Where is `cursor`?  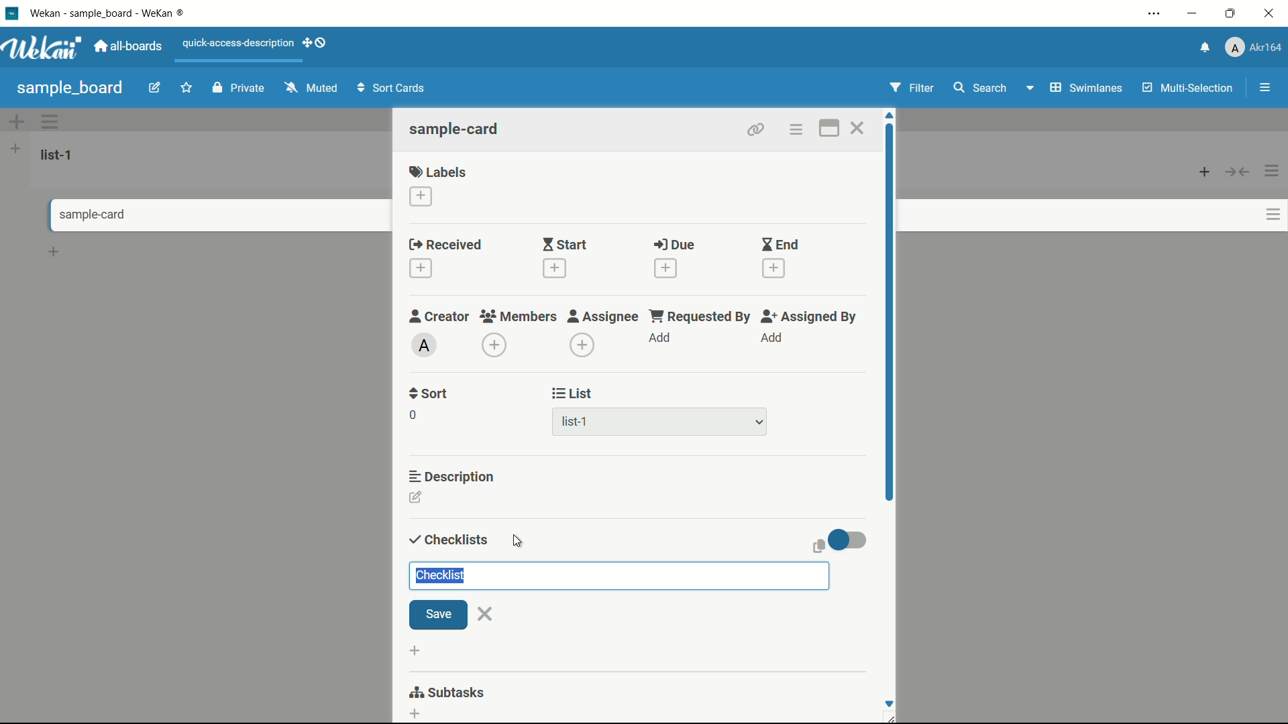
cursor is located at coordinates (518, 542).